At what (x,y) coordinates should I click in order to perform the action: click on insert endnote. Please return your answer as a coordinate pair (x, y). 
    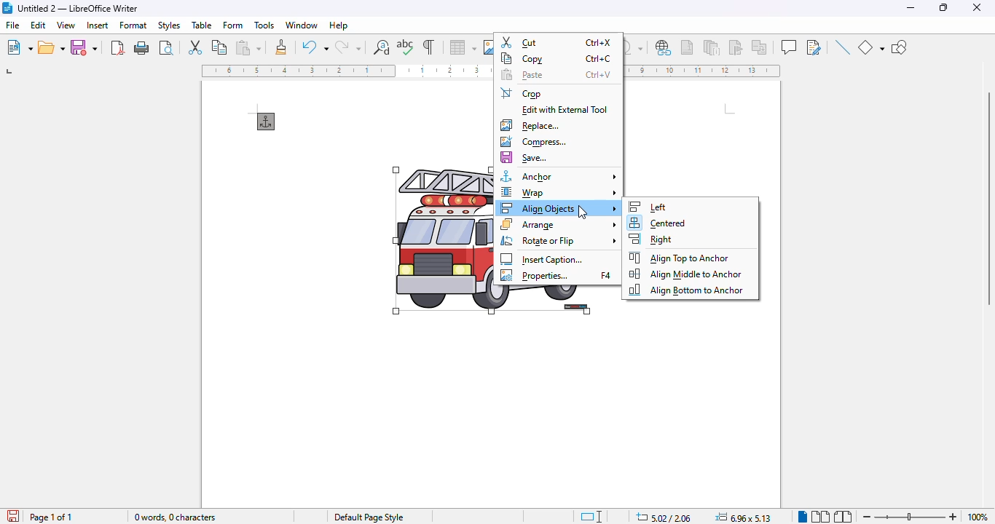
    Looking at the image, I should click on (712, 47).